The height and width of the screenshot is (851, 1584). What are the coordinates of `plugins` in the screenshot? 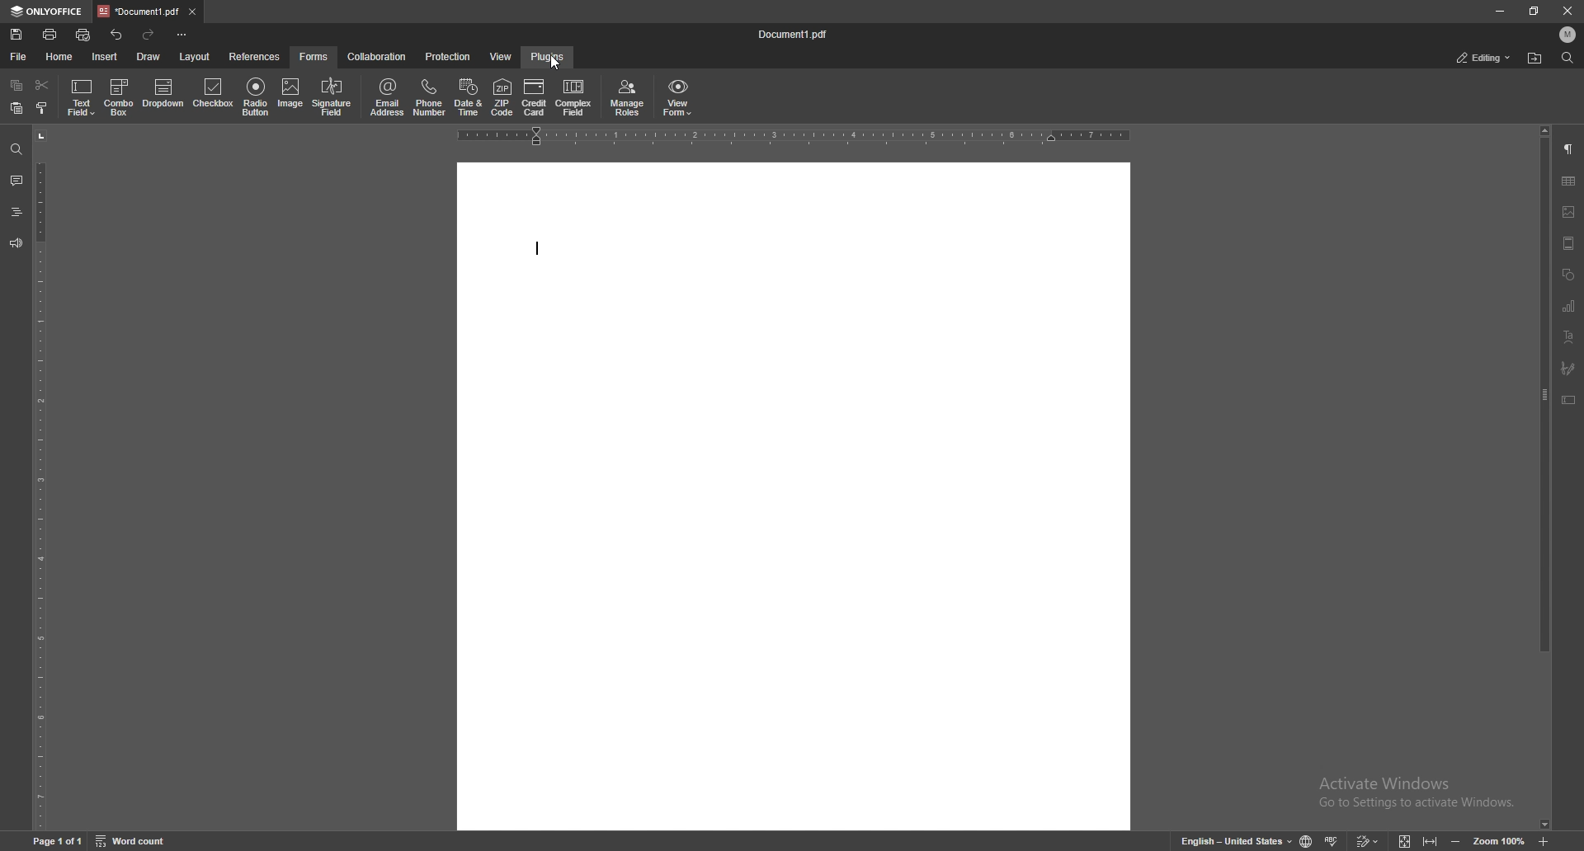 It's located at (549, 56).